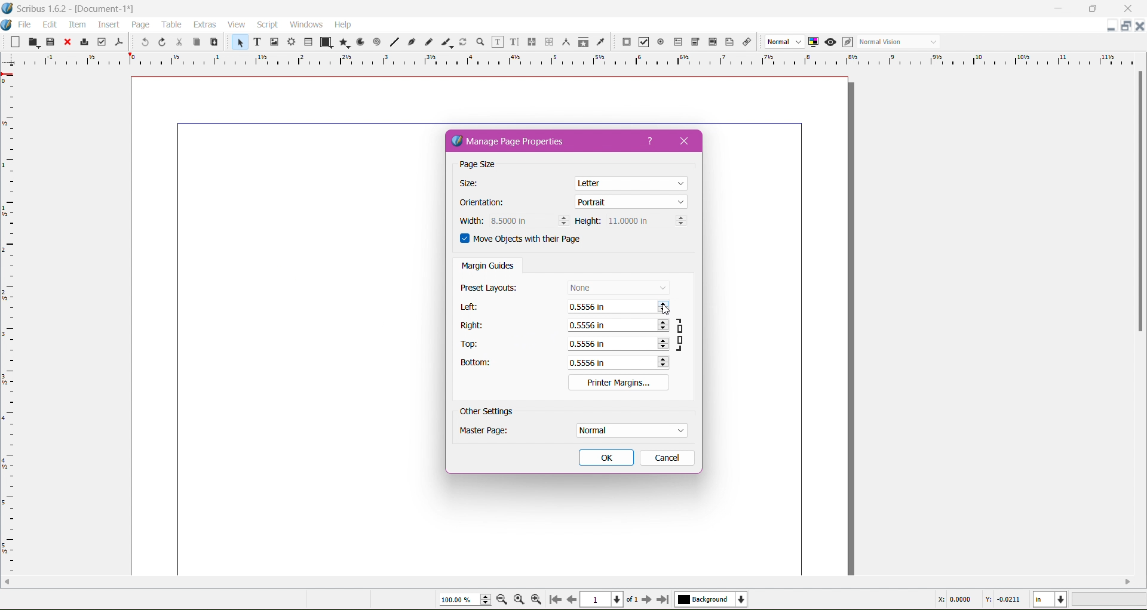 Image resolution: width=1147 pixels, height=610 pixels. I want to click on Move objects with their Page  - enable/disable, so click(528, 241).